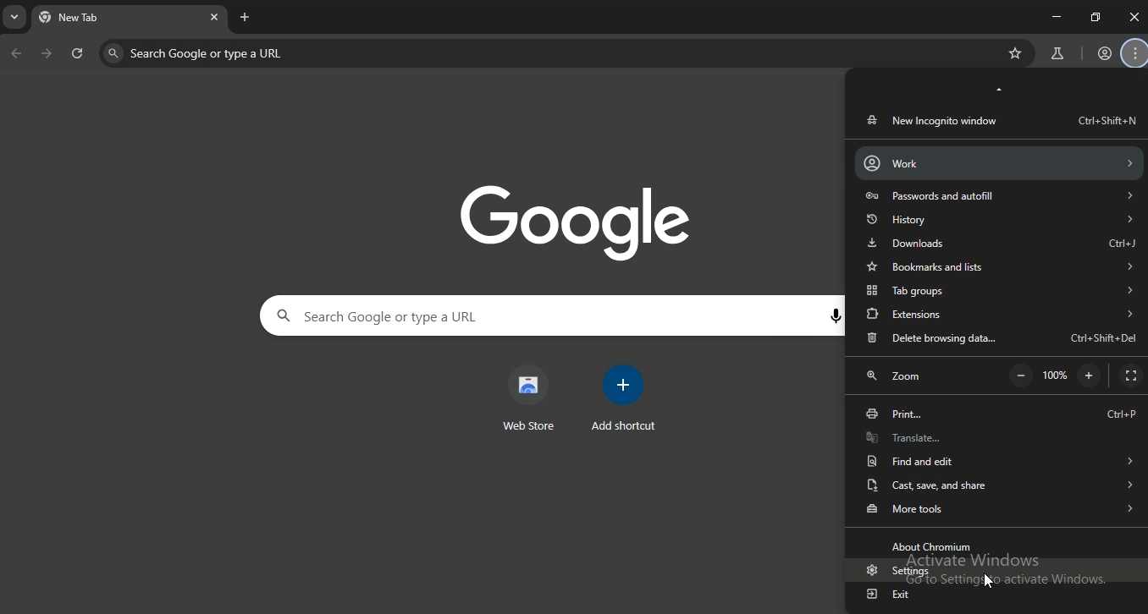  What do you see at coordinates (999, 507) in the screenshot?
I see `more tools` at bounding box center [999, 507].